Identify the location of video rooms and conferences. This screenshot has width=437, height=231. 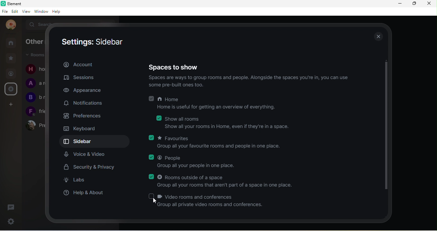
(207, 200).